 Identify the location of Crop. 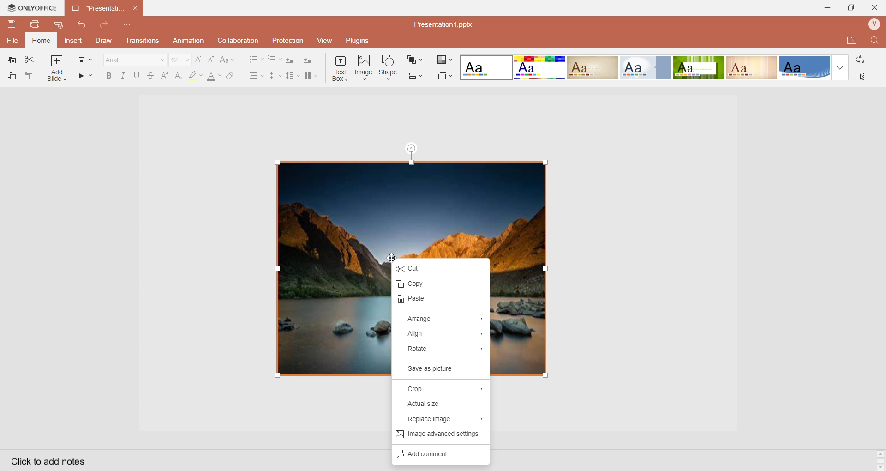
(441, 389).